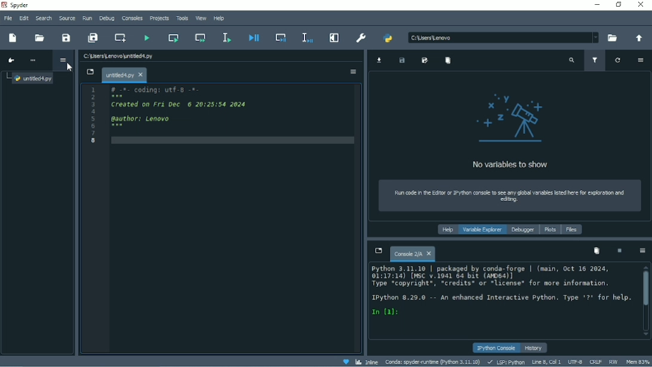 Image resolution: width=652 pixels, height=367 pixels. I want to click on Options, so click(642, 251).